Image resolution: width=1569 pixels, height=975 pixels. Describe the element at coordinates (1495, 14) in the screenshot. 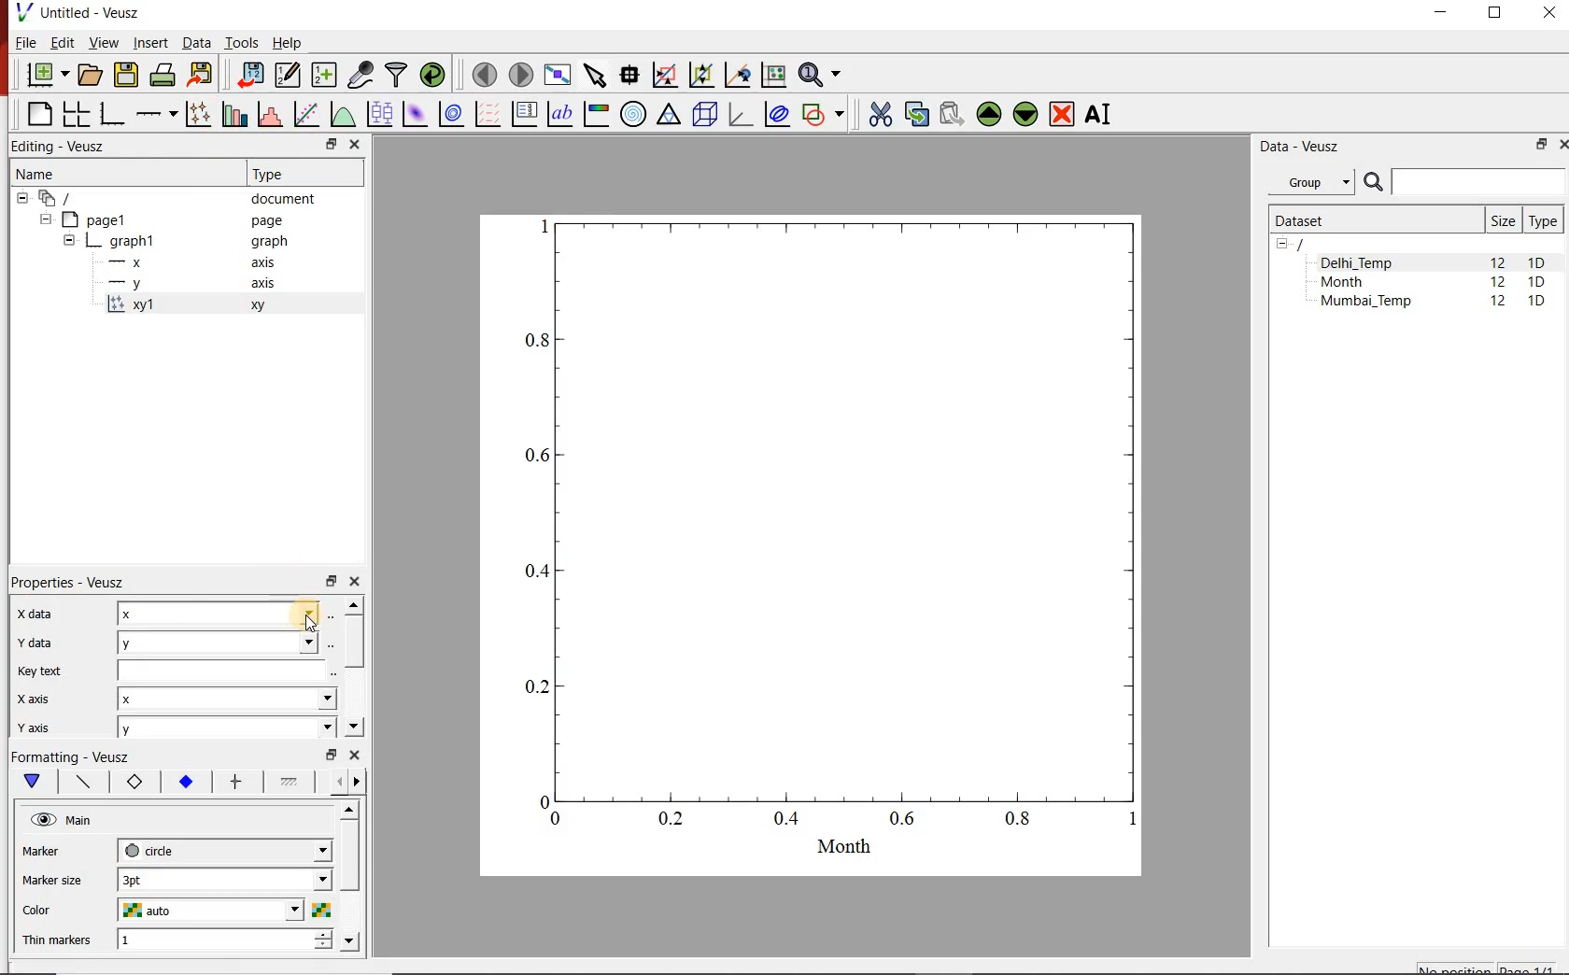

I see `RESTORE` at that location.